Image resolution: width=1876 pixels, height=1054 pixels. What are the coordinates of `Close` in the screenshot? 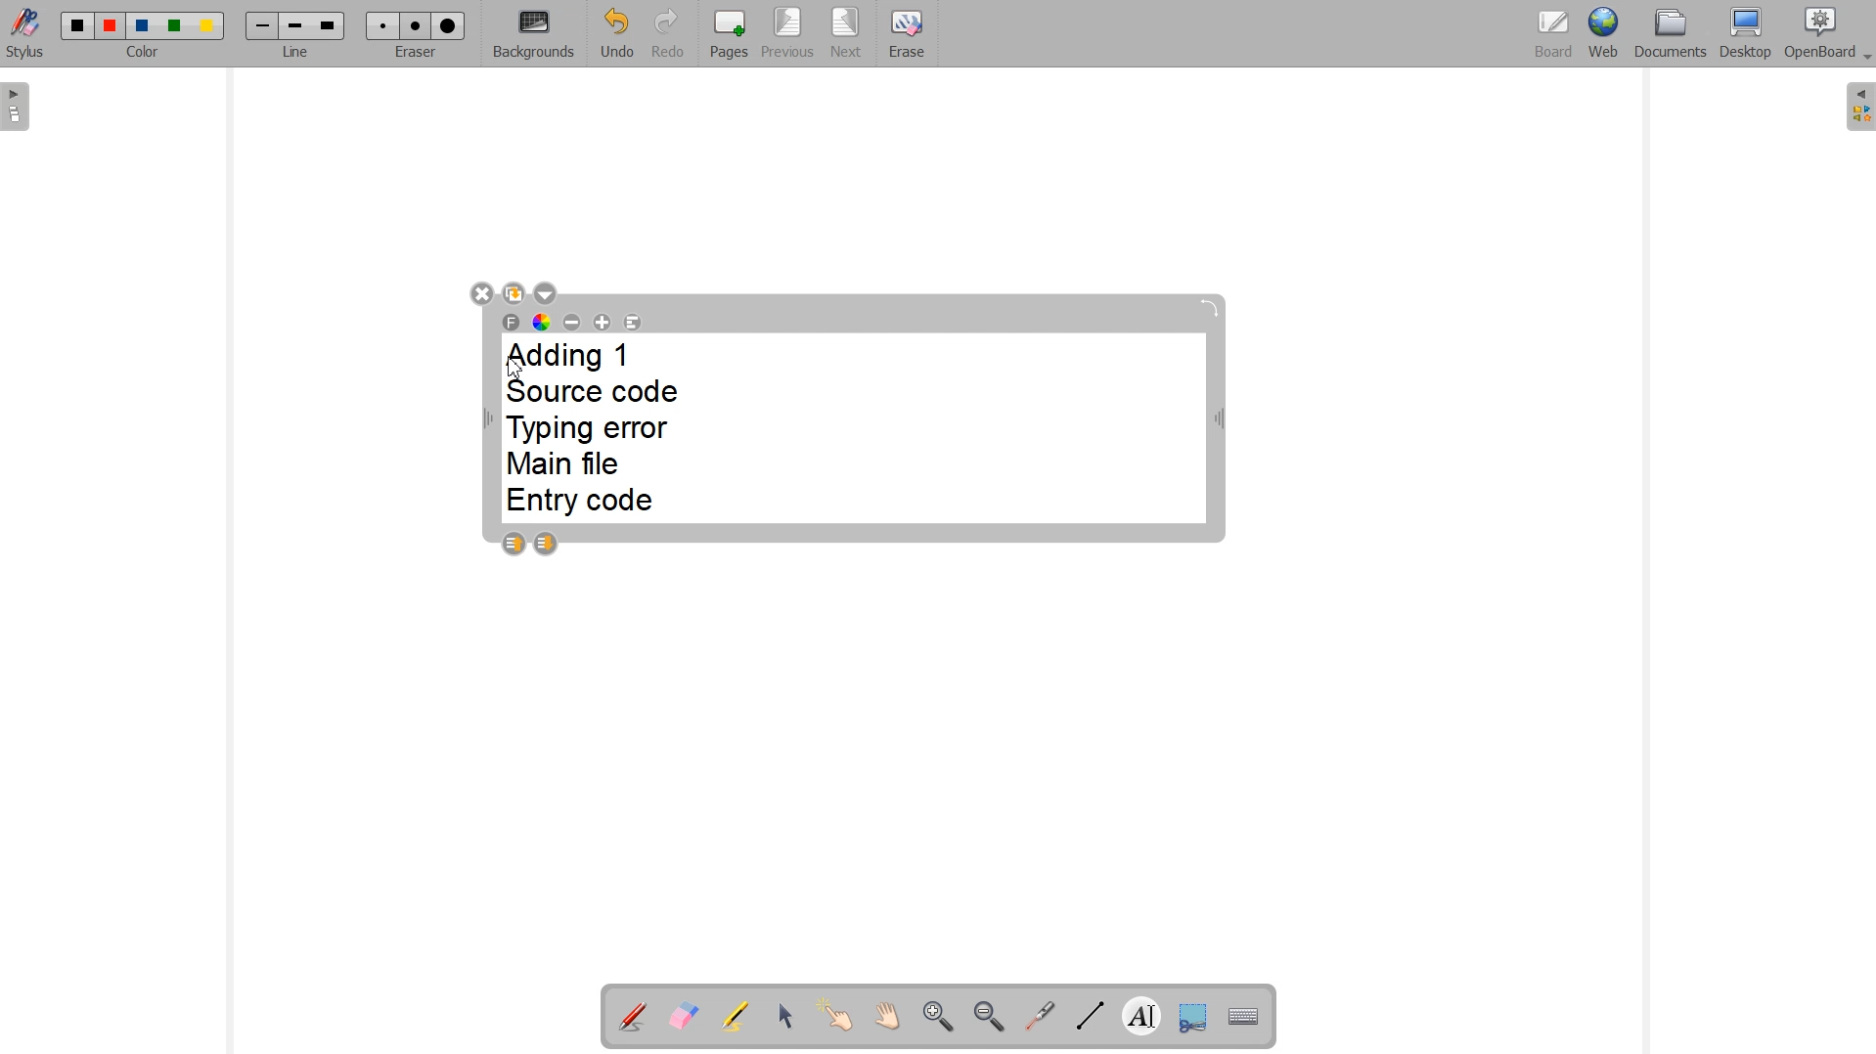 It's located at (480, 292).